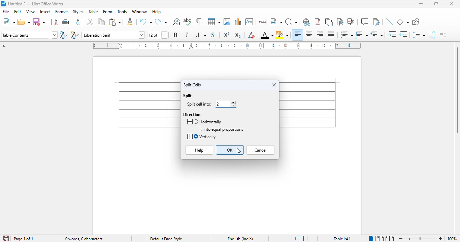  What do you see at coordinates (90, 22) in the screenshot?
I see `cut` at bounding box center [90, 22].